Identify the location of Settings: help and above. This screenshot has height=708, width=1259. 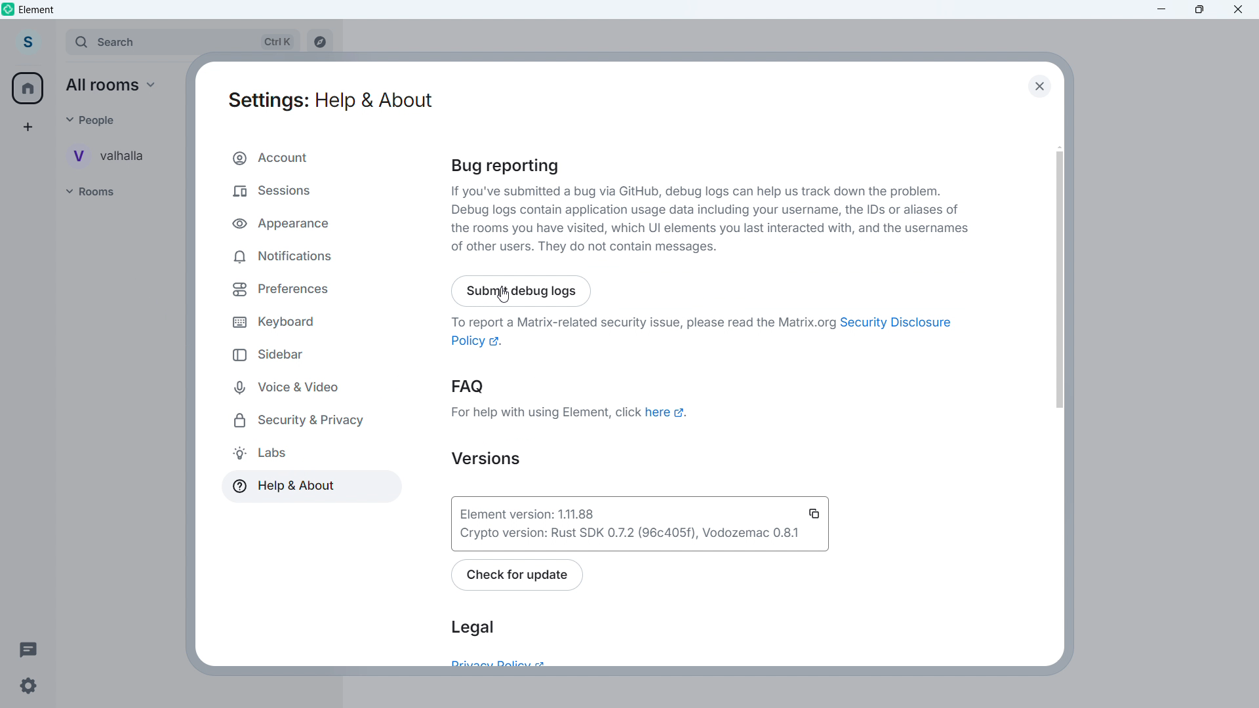
(329, 102).